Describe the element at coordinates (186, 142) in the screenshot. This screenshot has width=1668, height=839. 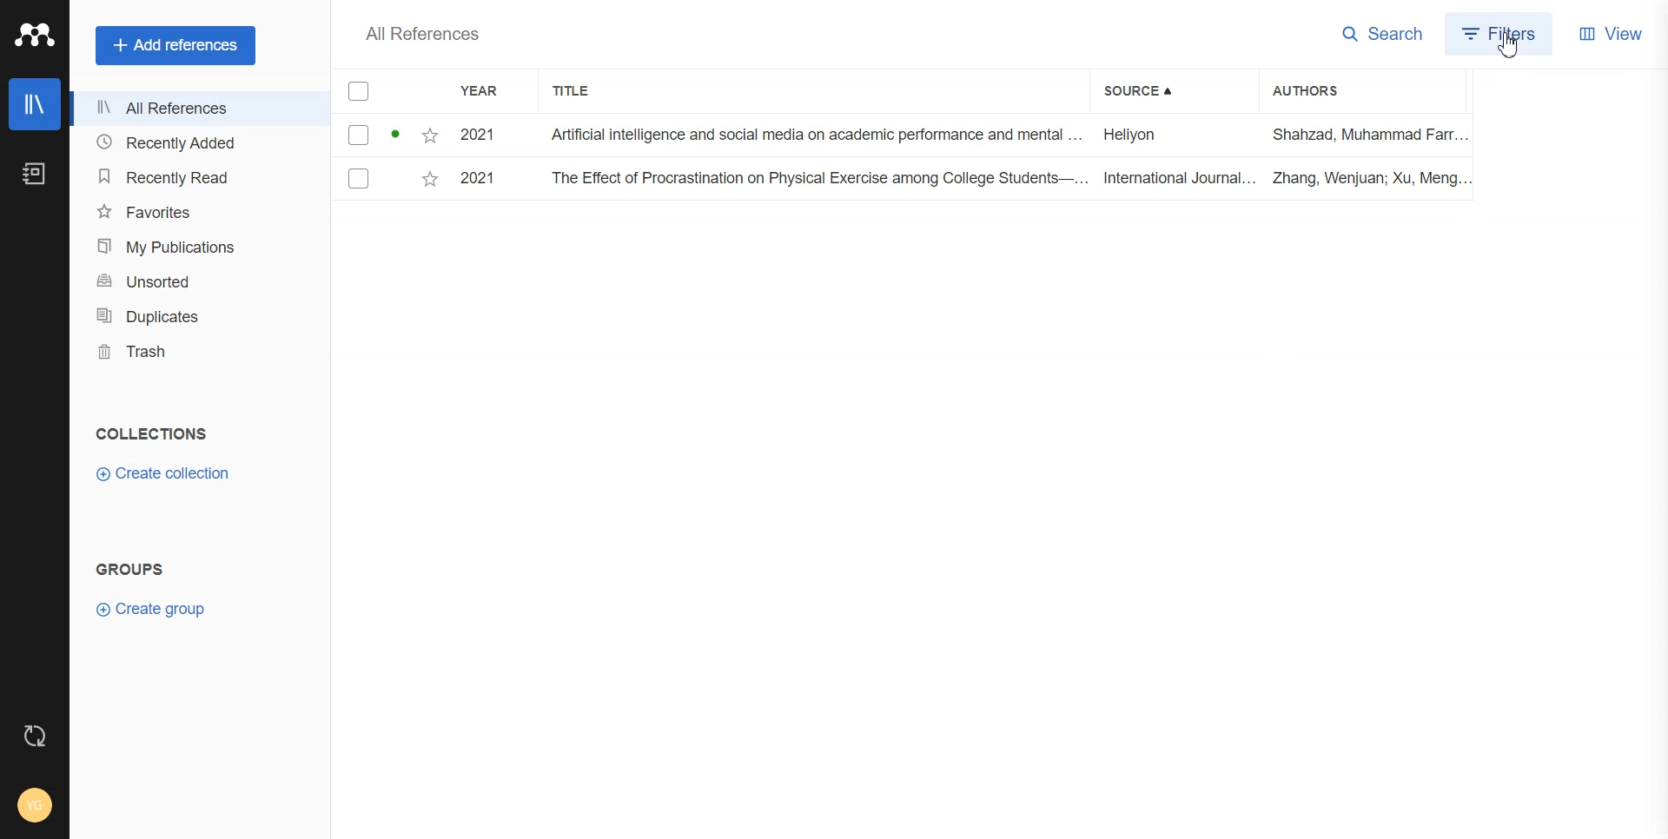
I see `Recently Added` at that location.